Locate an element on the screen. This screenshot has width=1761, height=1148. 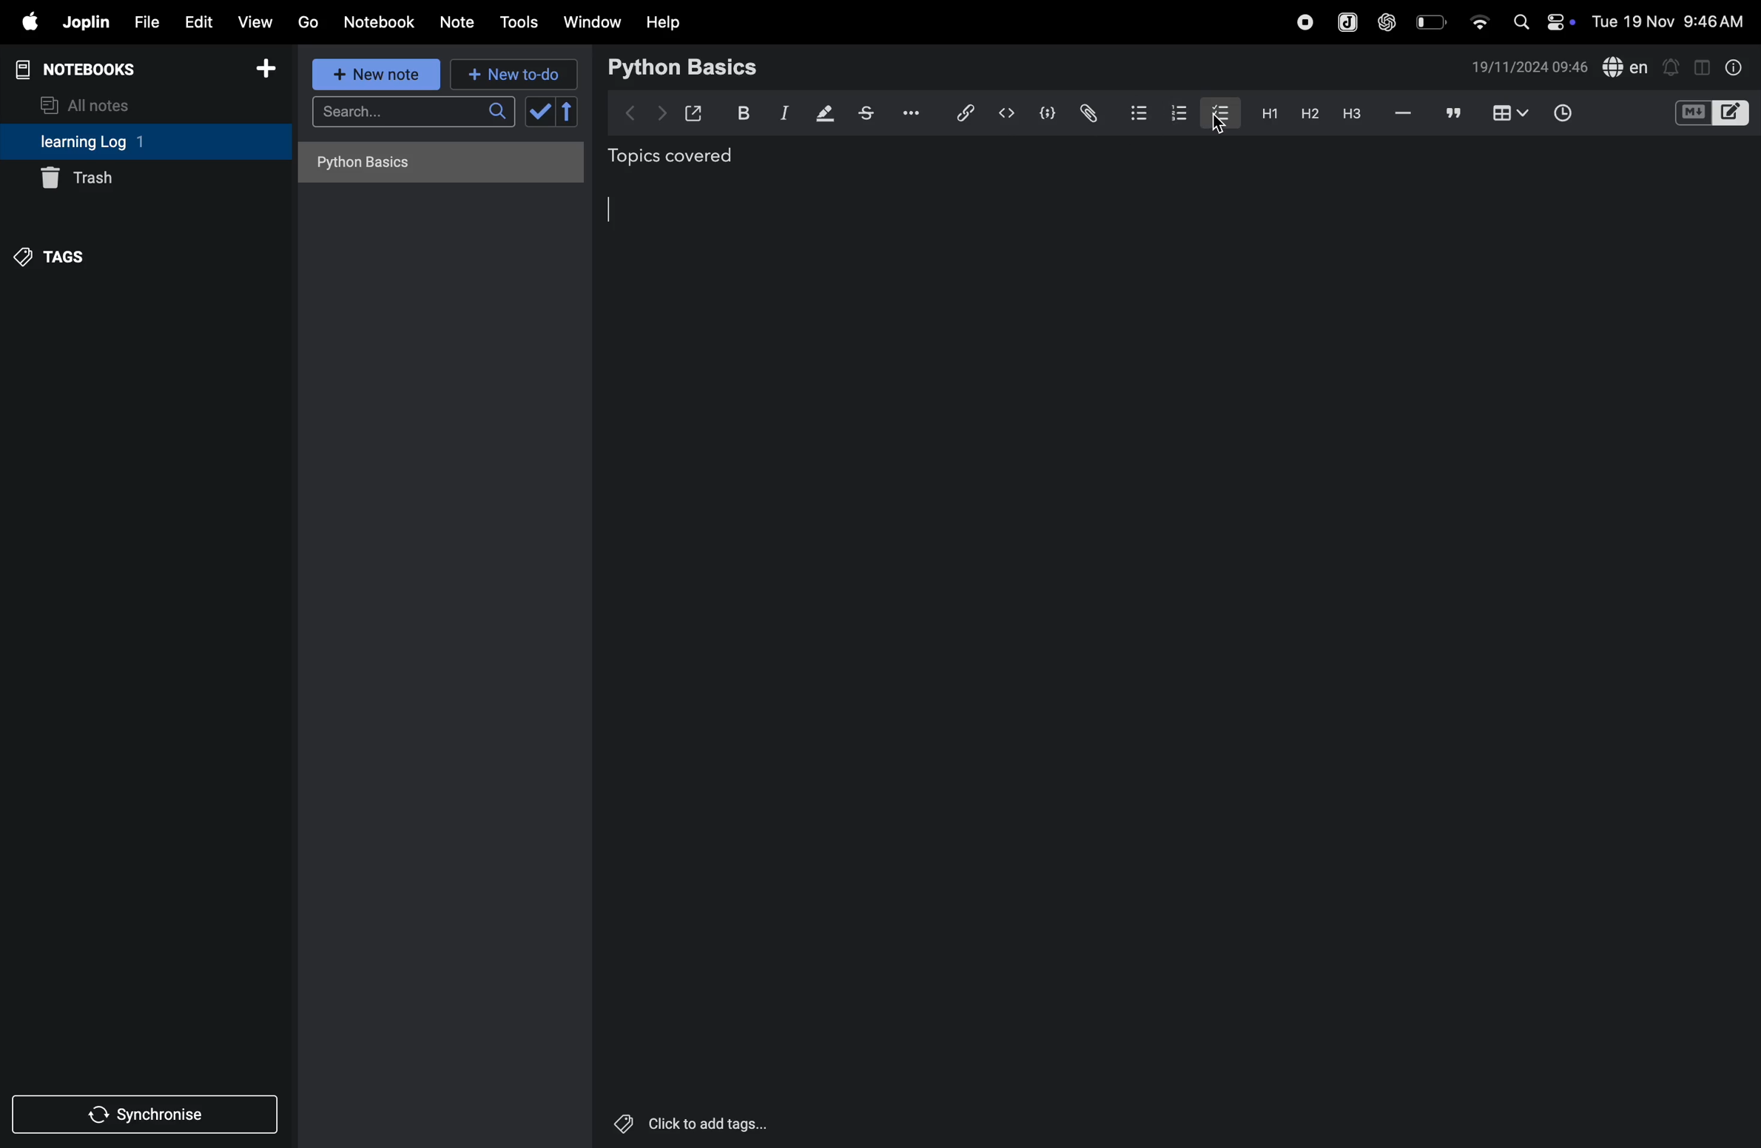
date and time is located at coordinates (1672, 21).